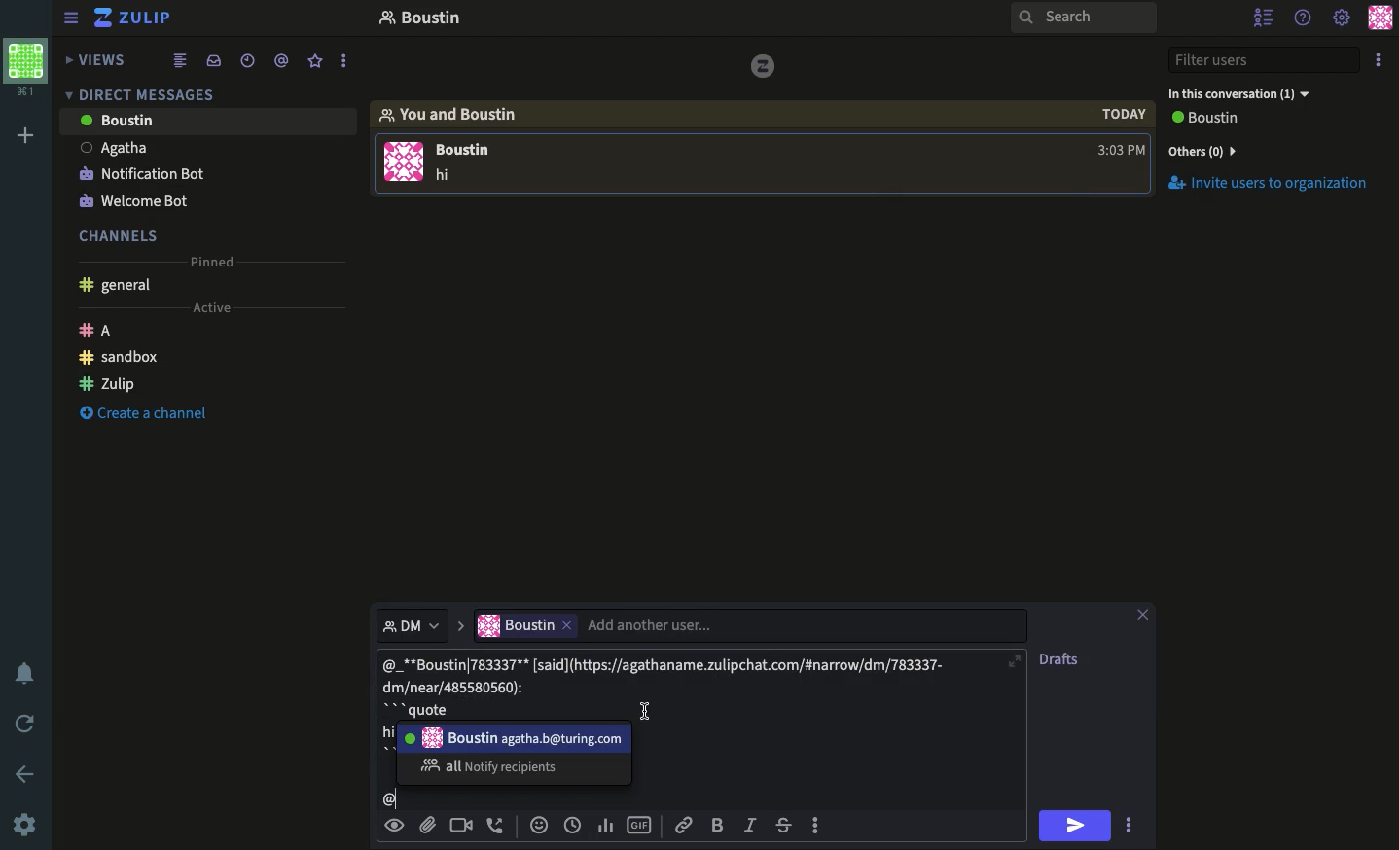  What do you see at coordinates (640, 826) in the screenshot?
I see `Gif` at bounding box center [640, 826].